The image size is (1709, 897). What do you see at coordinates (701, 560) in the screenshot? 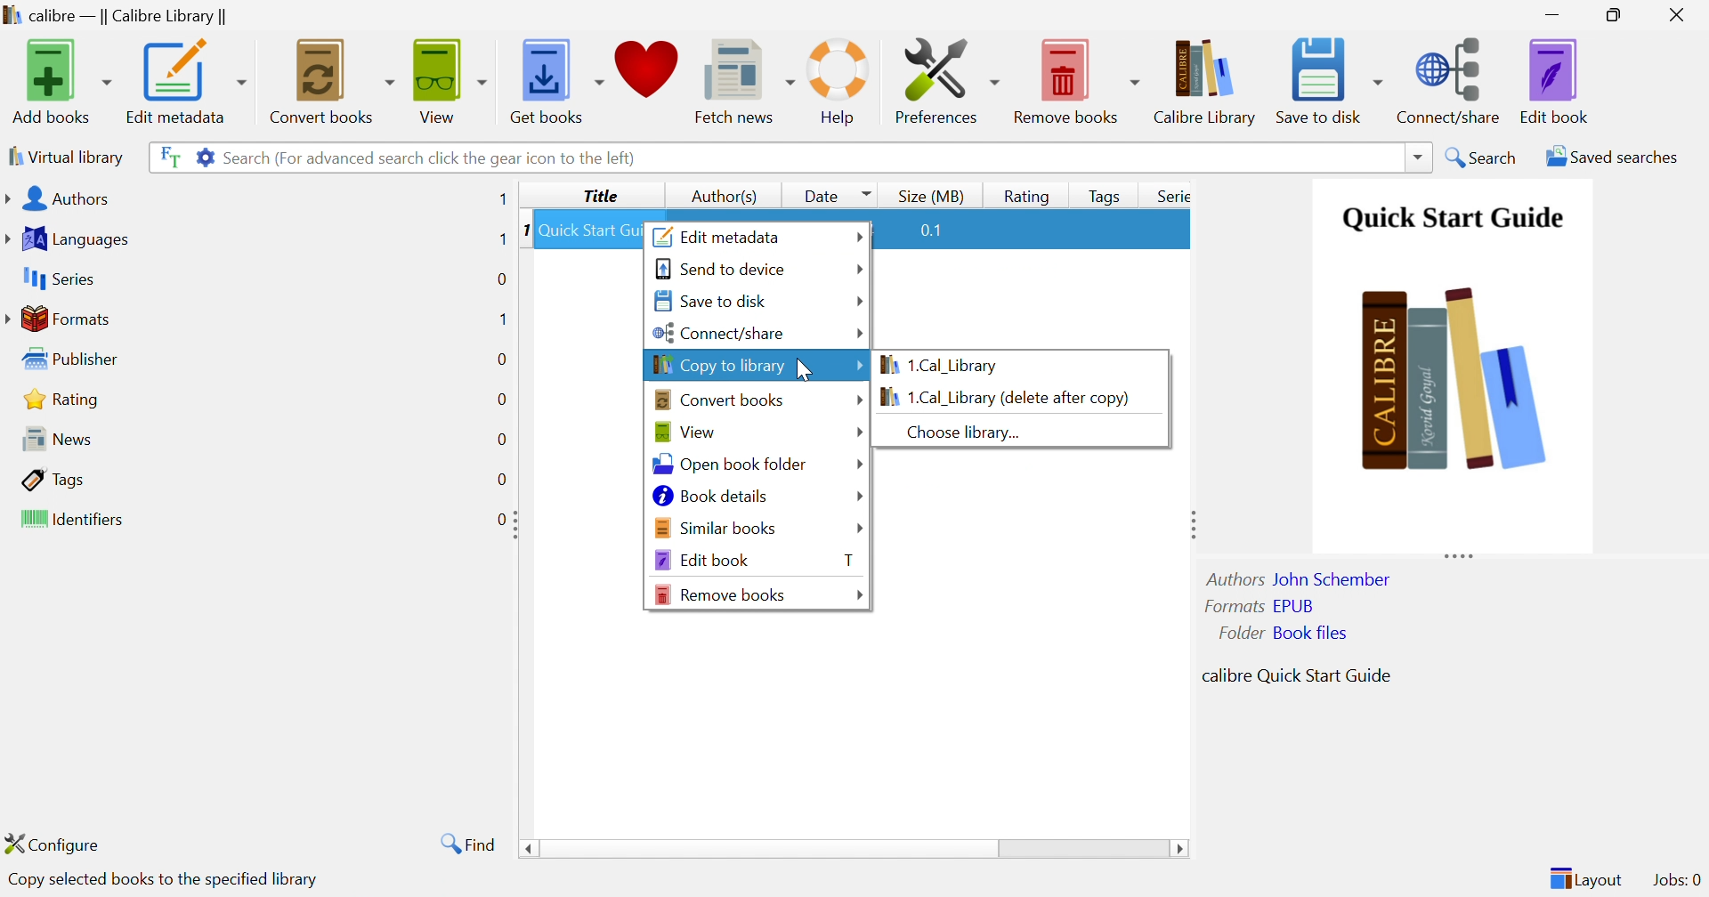
I see `Edit book` at bounding box center [701, 560].